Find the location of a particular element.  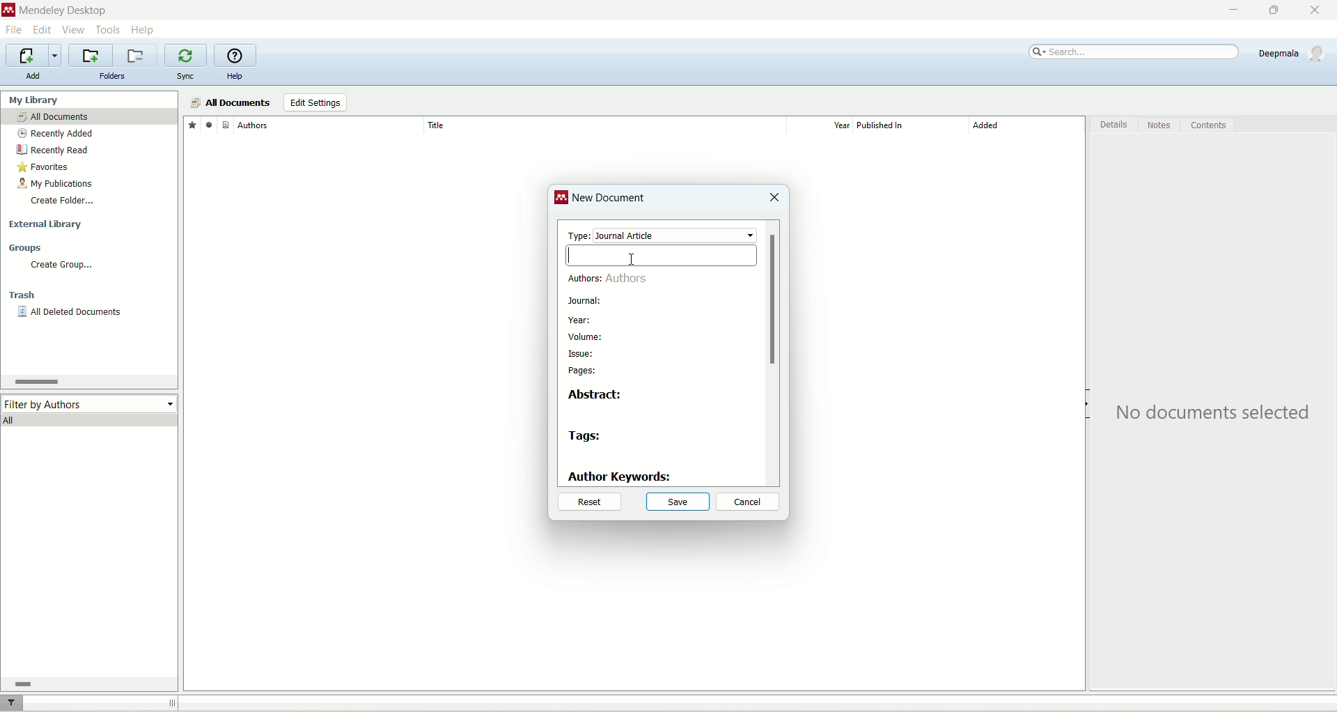

authors is located at coordinates (613, 280).